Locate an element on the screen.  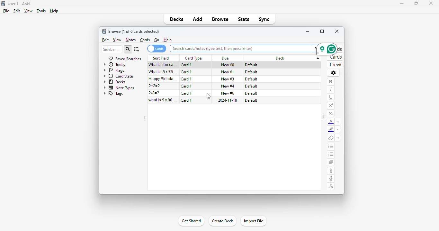
remove formatting is located at coordinates (331, 138).